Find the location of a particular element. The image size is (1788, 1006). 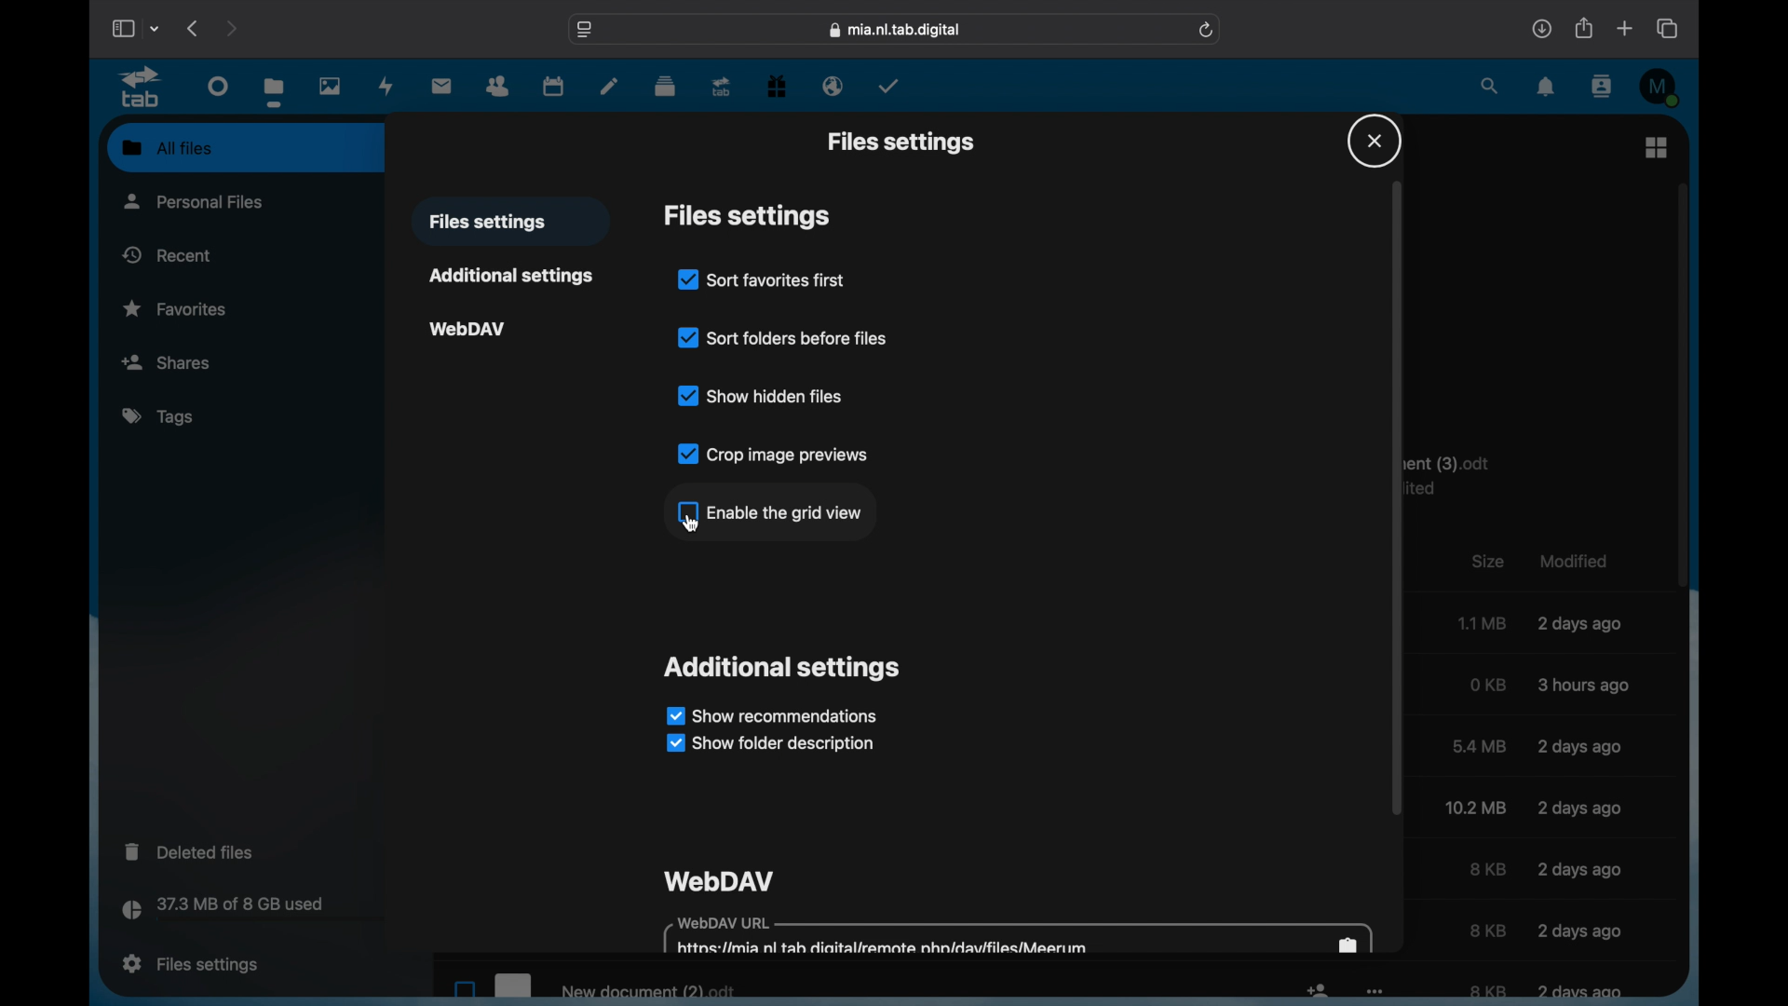

scroll box is located at coordinates (1684, 384).